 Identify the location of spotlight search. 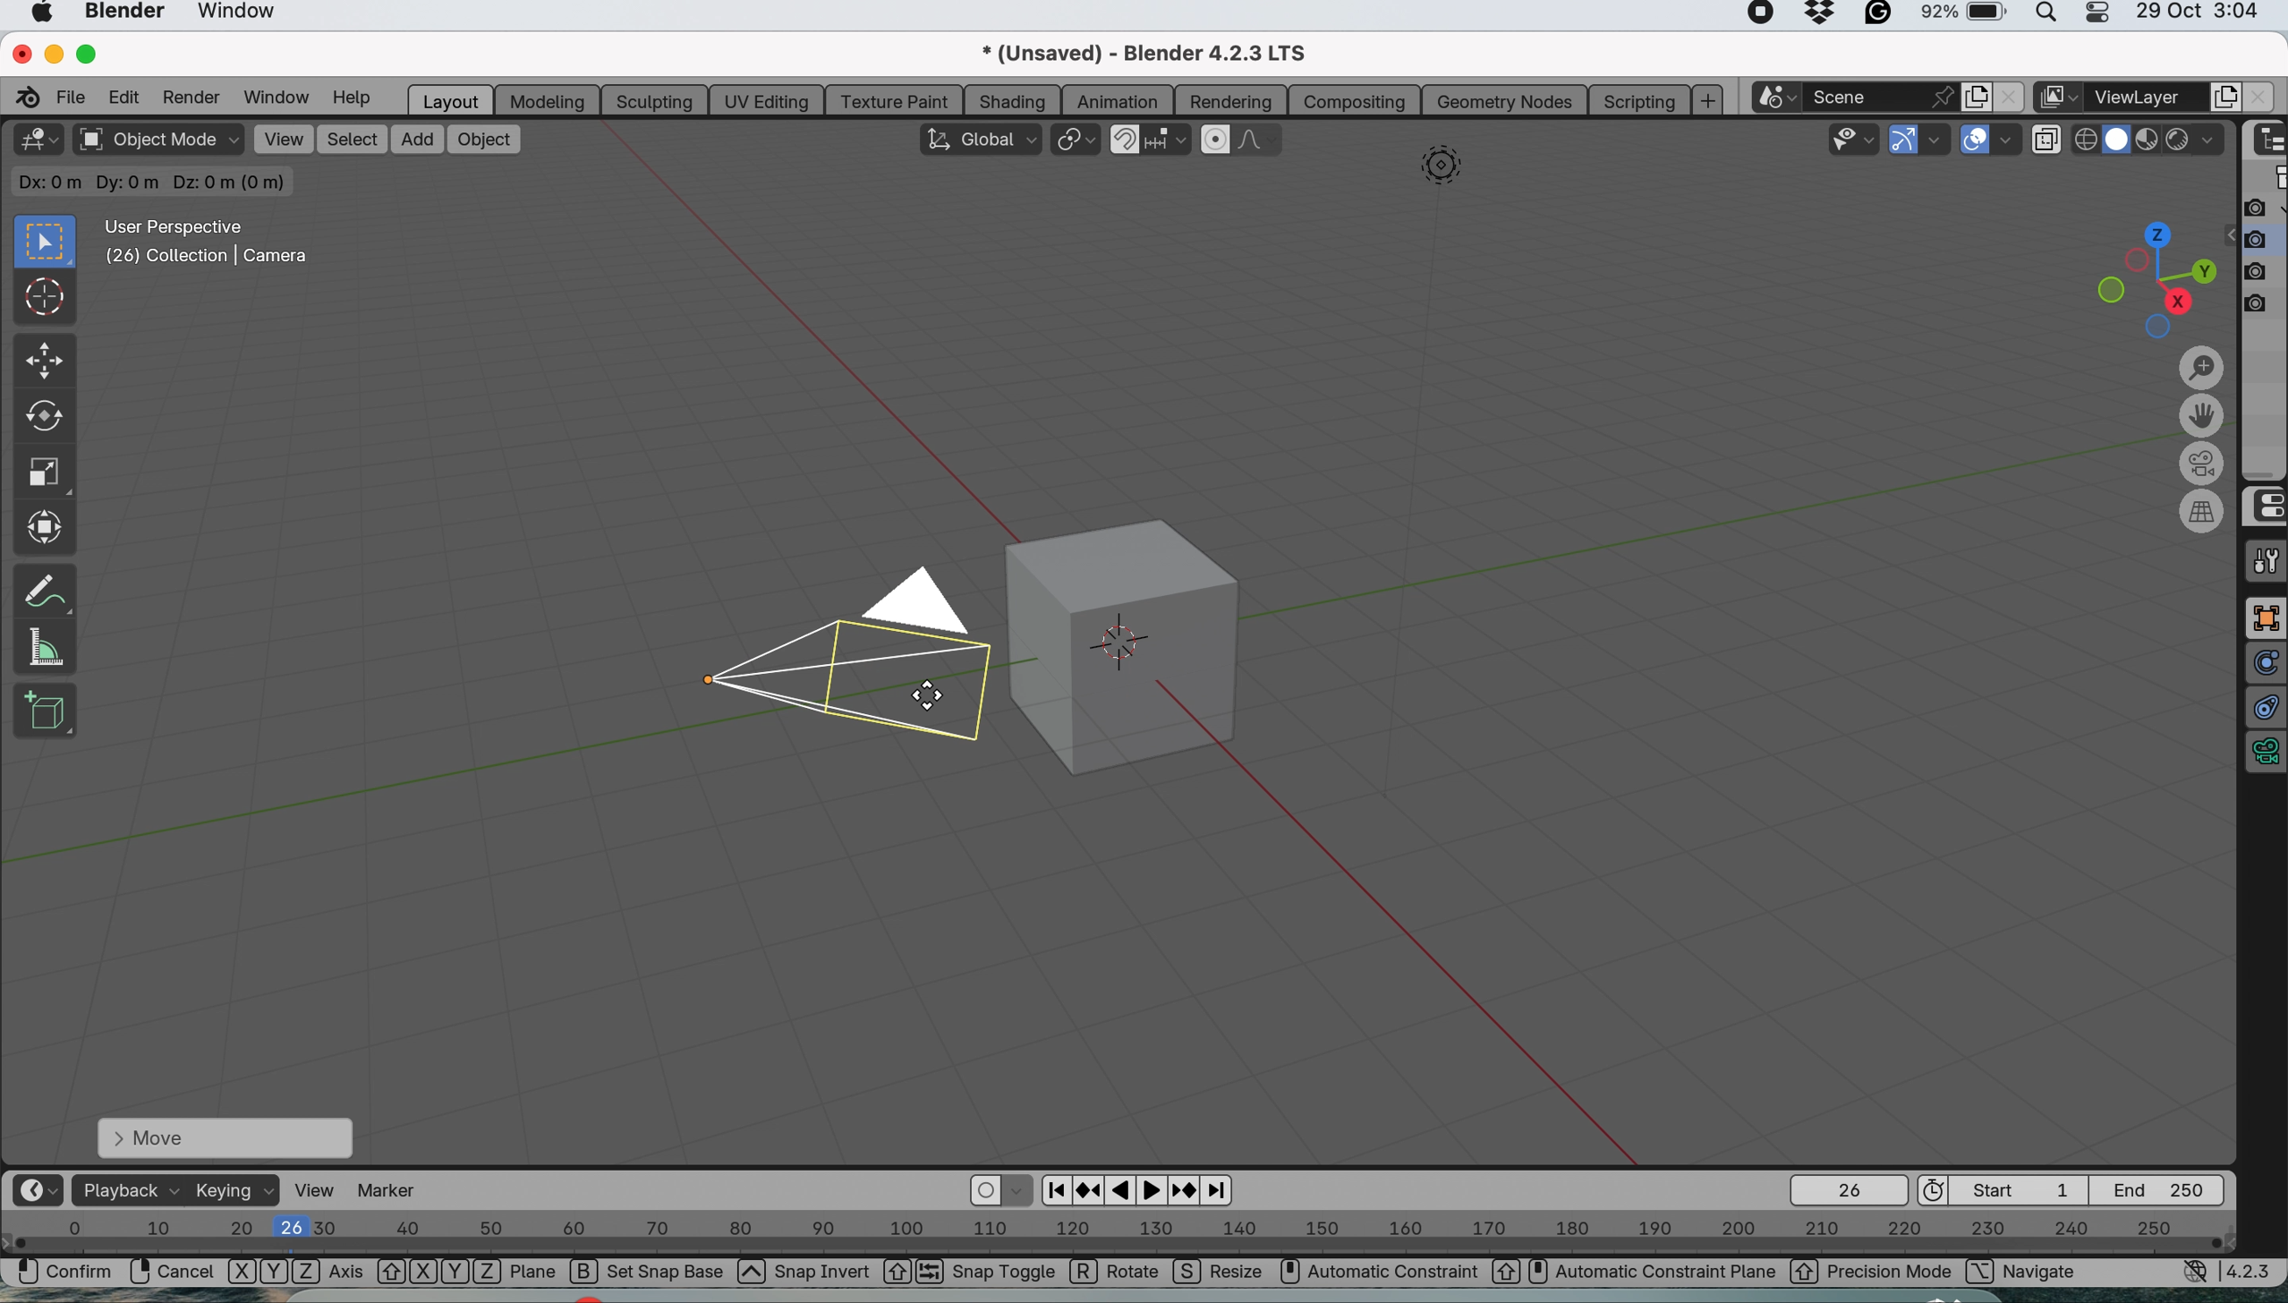
(2050, 18).